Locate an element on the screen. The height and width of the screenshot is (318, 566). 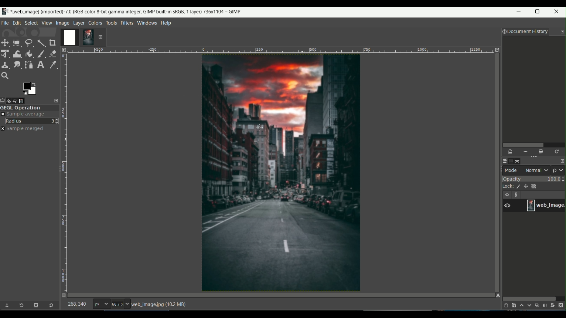
unified transform tool is located at coordinates (6, 53).